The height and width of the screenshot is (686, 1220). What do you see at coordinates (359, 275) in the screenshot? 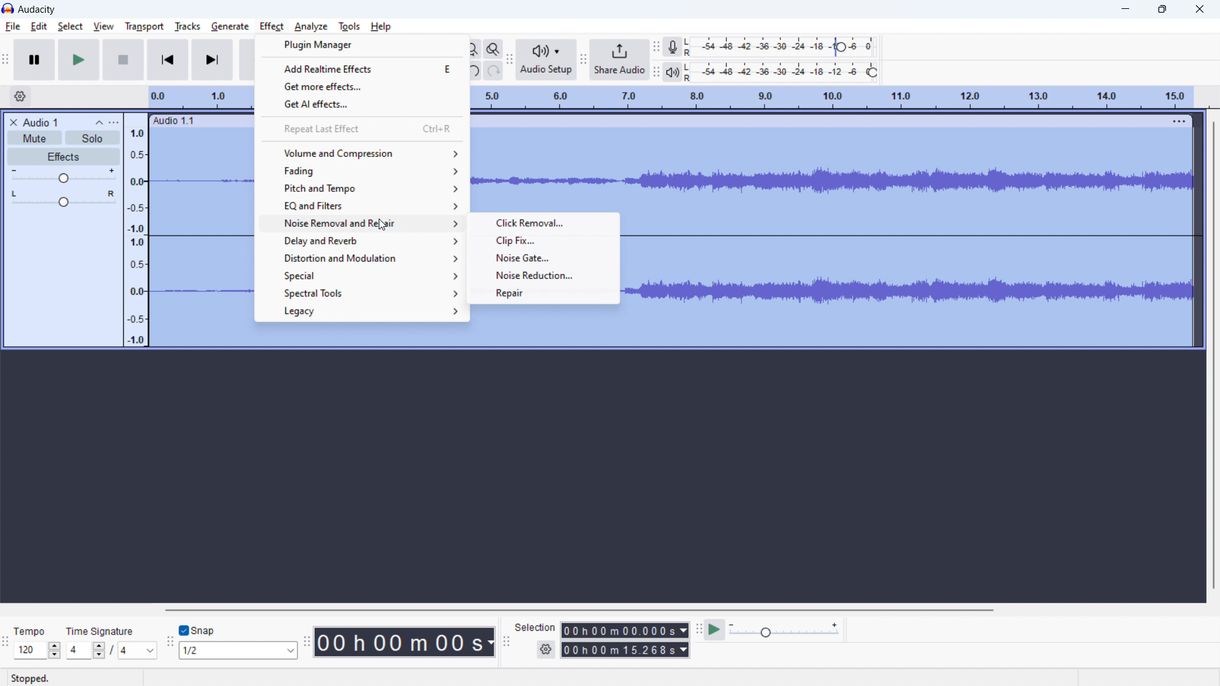
I see `special` at bounding box center [359, 275].